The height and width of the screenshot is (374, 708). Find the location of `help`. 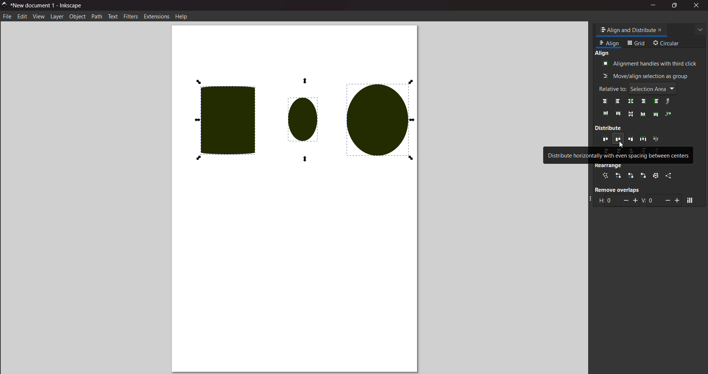

help is located at coordinates (181, 17).